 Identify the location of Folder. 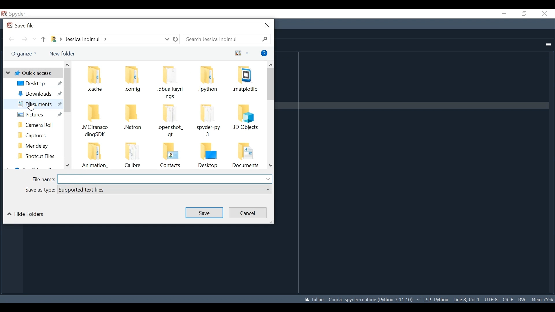
(36, 145).